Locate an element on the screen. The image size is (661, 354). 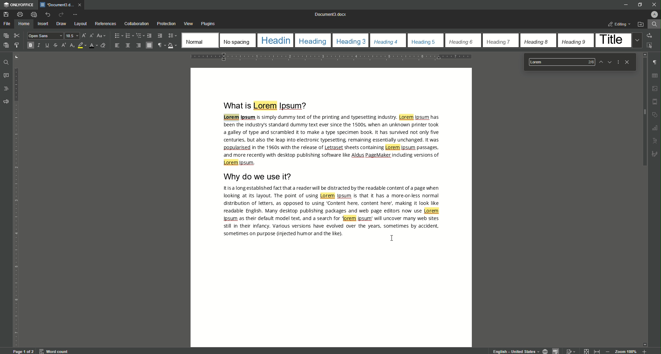
Profile is located at coordinates (654, 14).